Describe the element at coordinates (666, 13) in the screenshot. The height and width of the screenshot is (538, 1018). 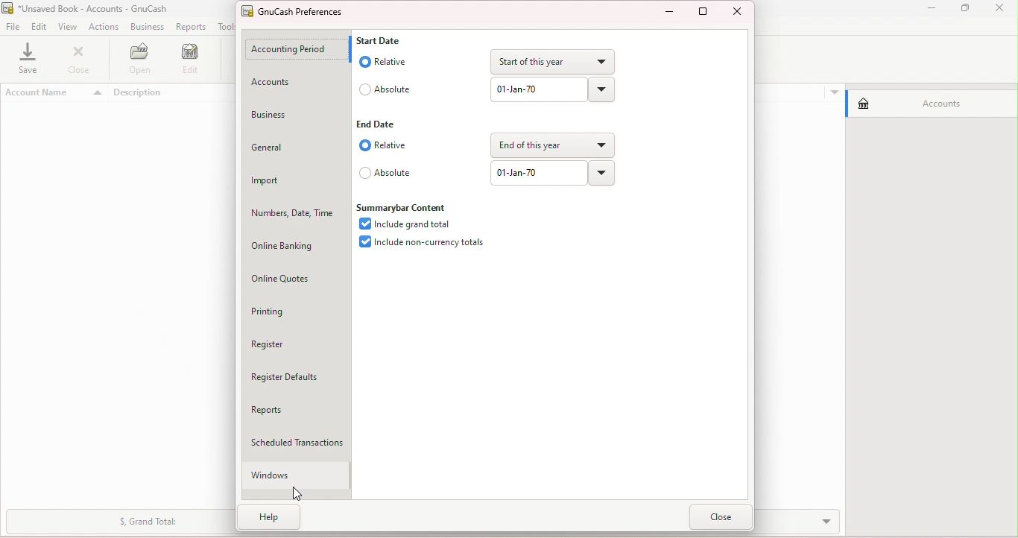
I see `Minimize` at that location.